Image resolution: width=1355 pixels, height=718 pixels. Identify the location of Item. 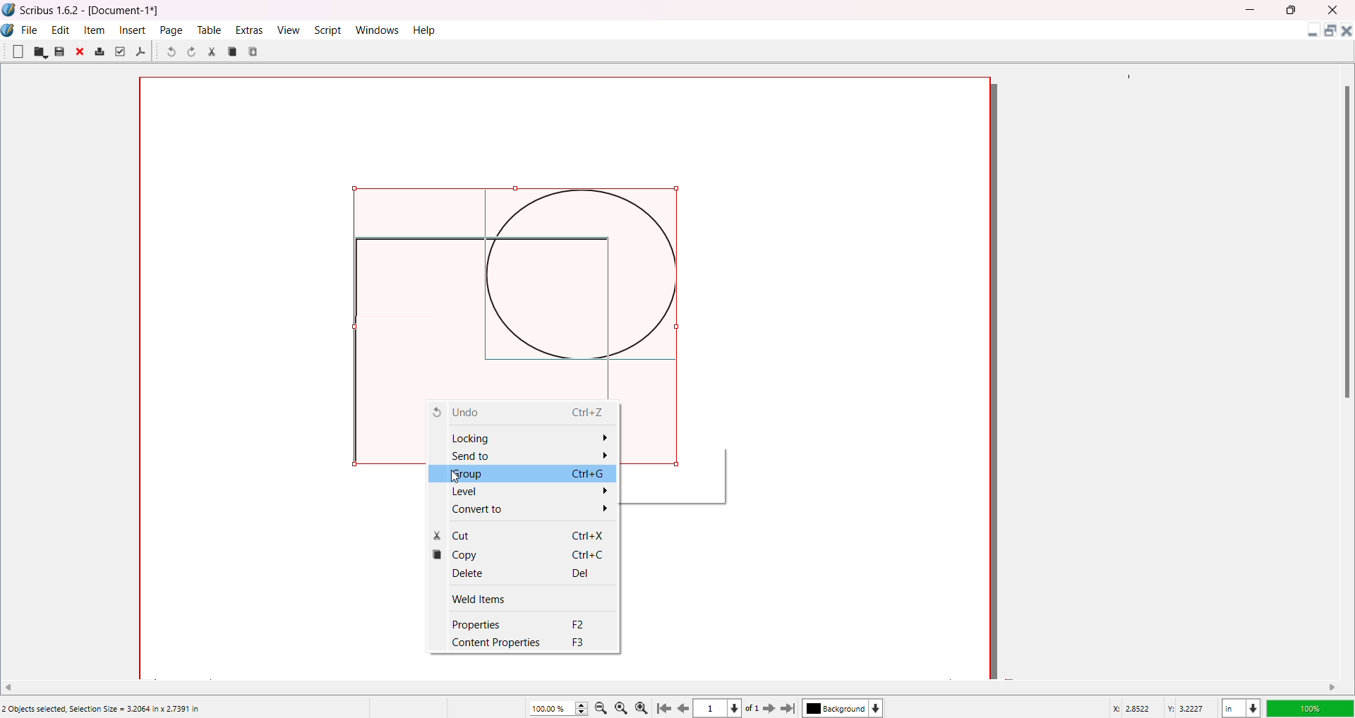
(96, 30).